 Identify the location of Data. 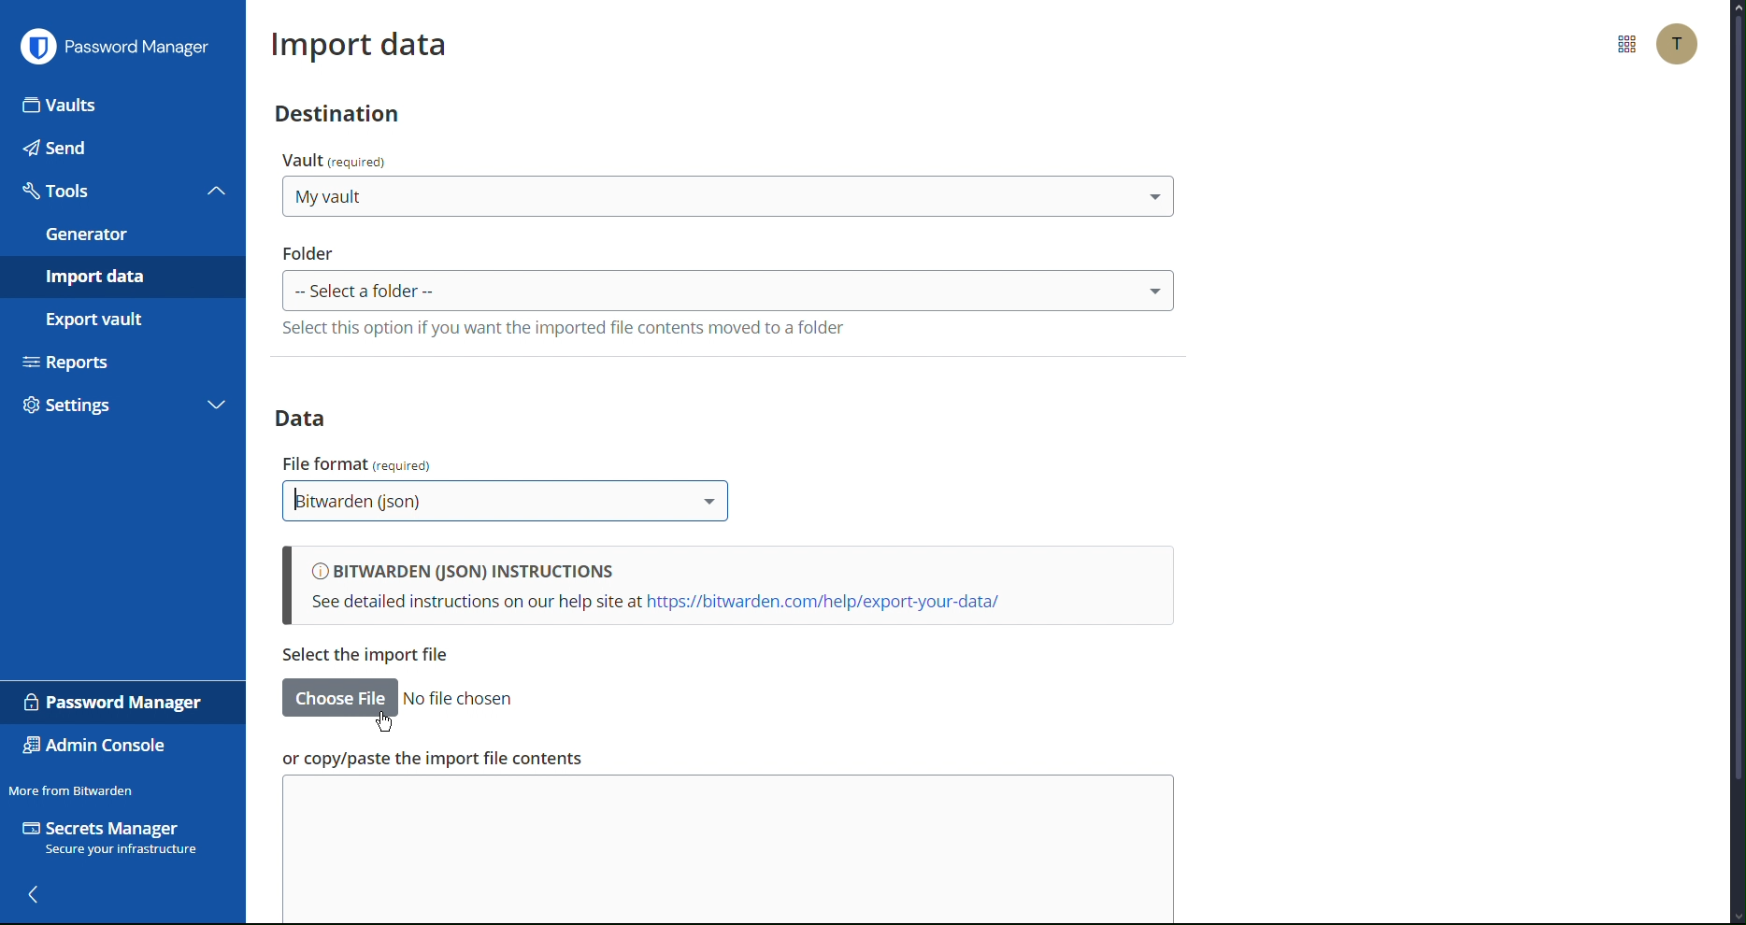
(309, 415).